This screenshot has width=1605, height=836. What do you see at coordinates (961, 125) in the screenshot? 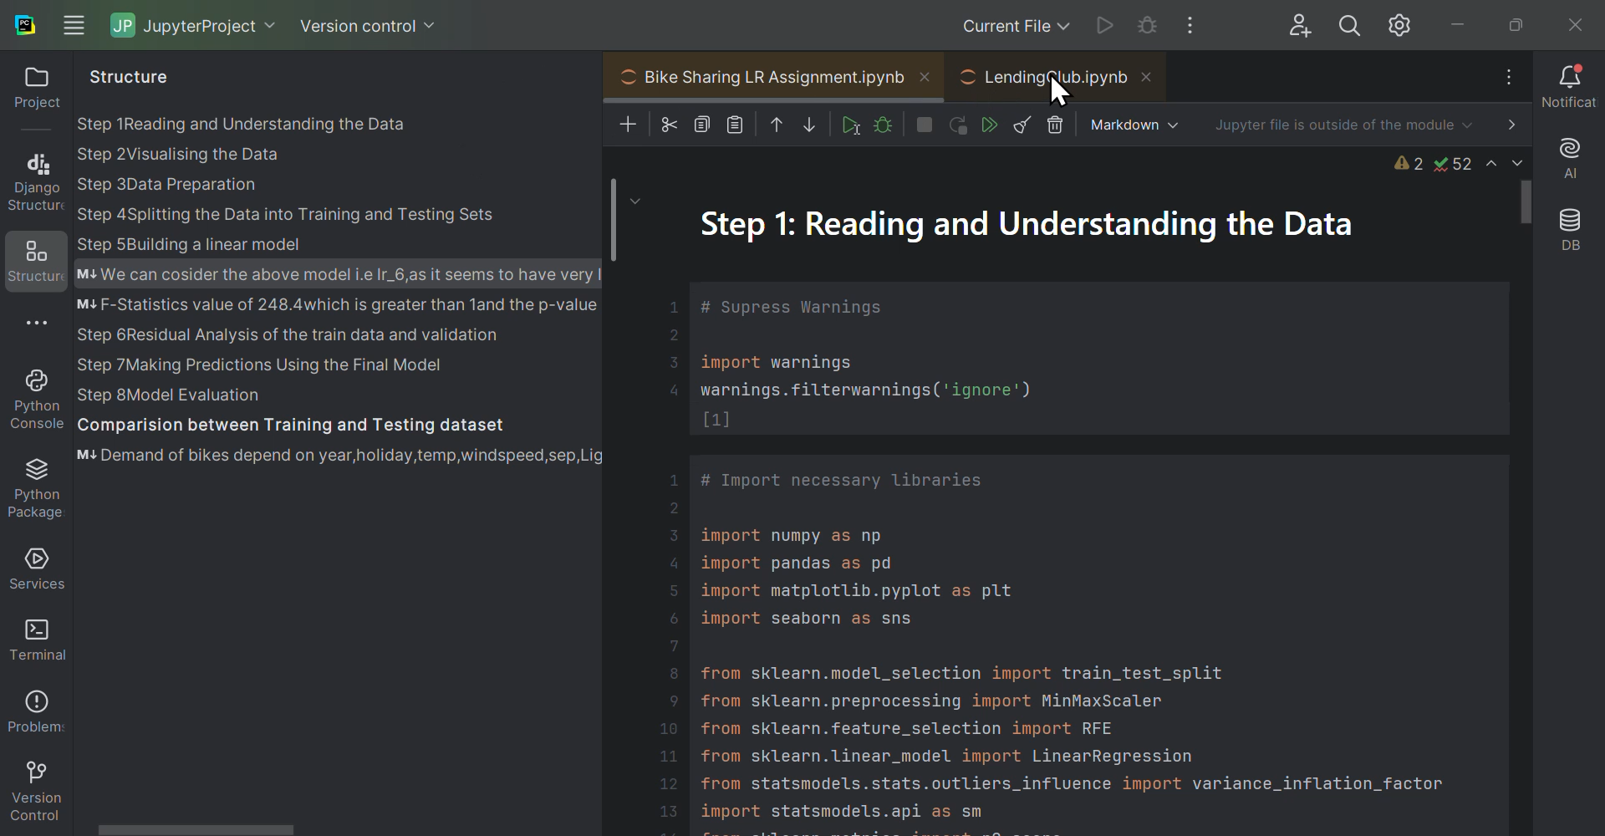
I see `restart Kernel` at bounding box center [961, 125].